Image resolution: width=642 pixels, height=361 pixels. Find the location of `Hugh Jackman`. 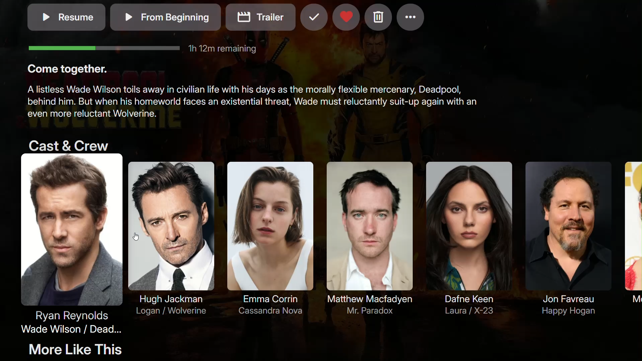

Hugh Jackman is located at coordinates (170, 239).